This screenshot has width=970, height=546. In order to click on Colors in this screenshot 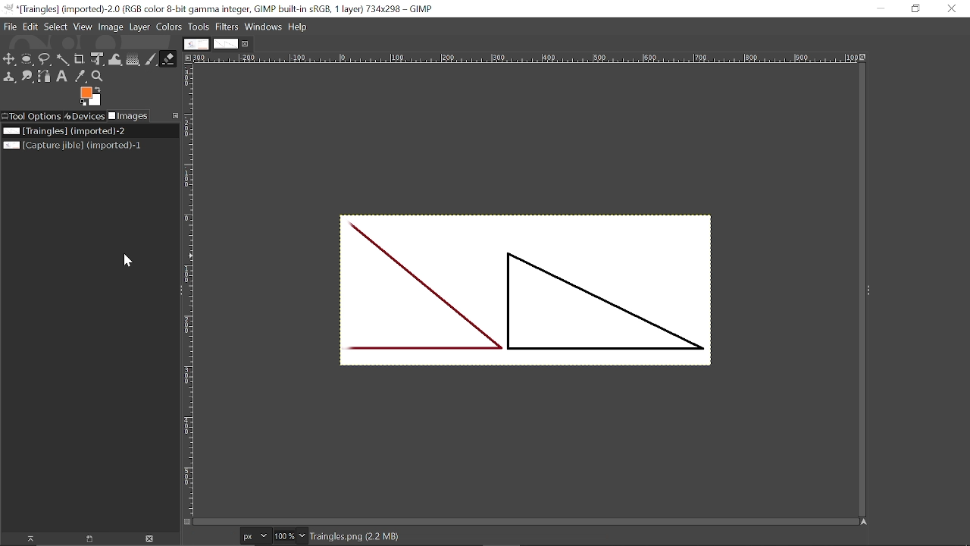, I will do `click(168, 27)`.